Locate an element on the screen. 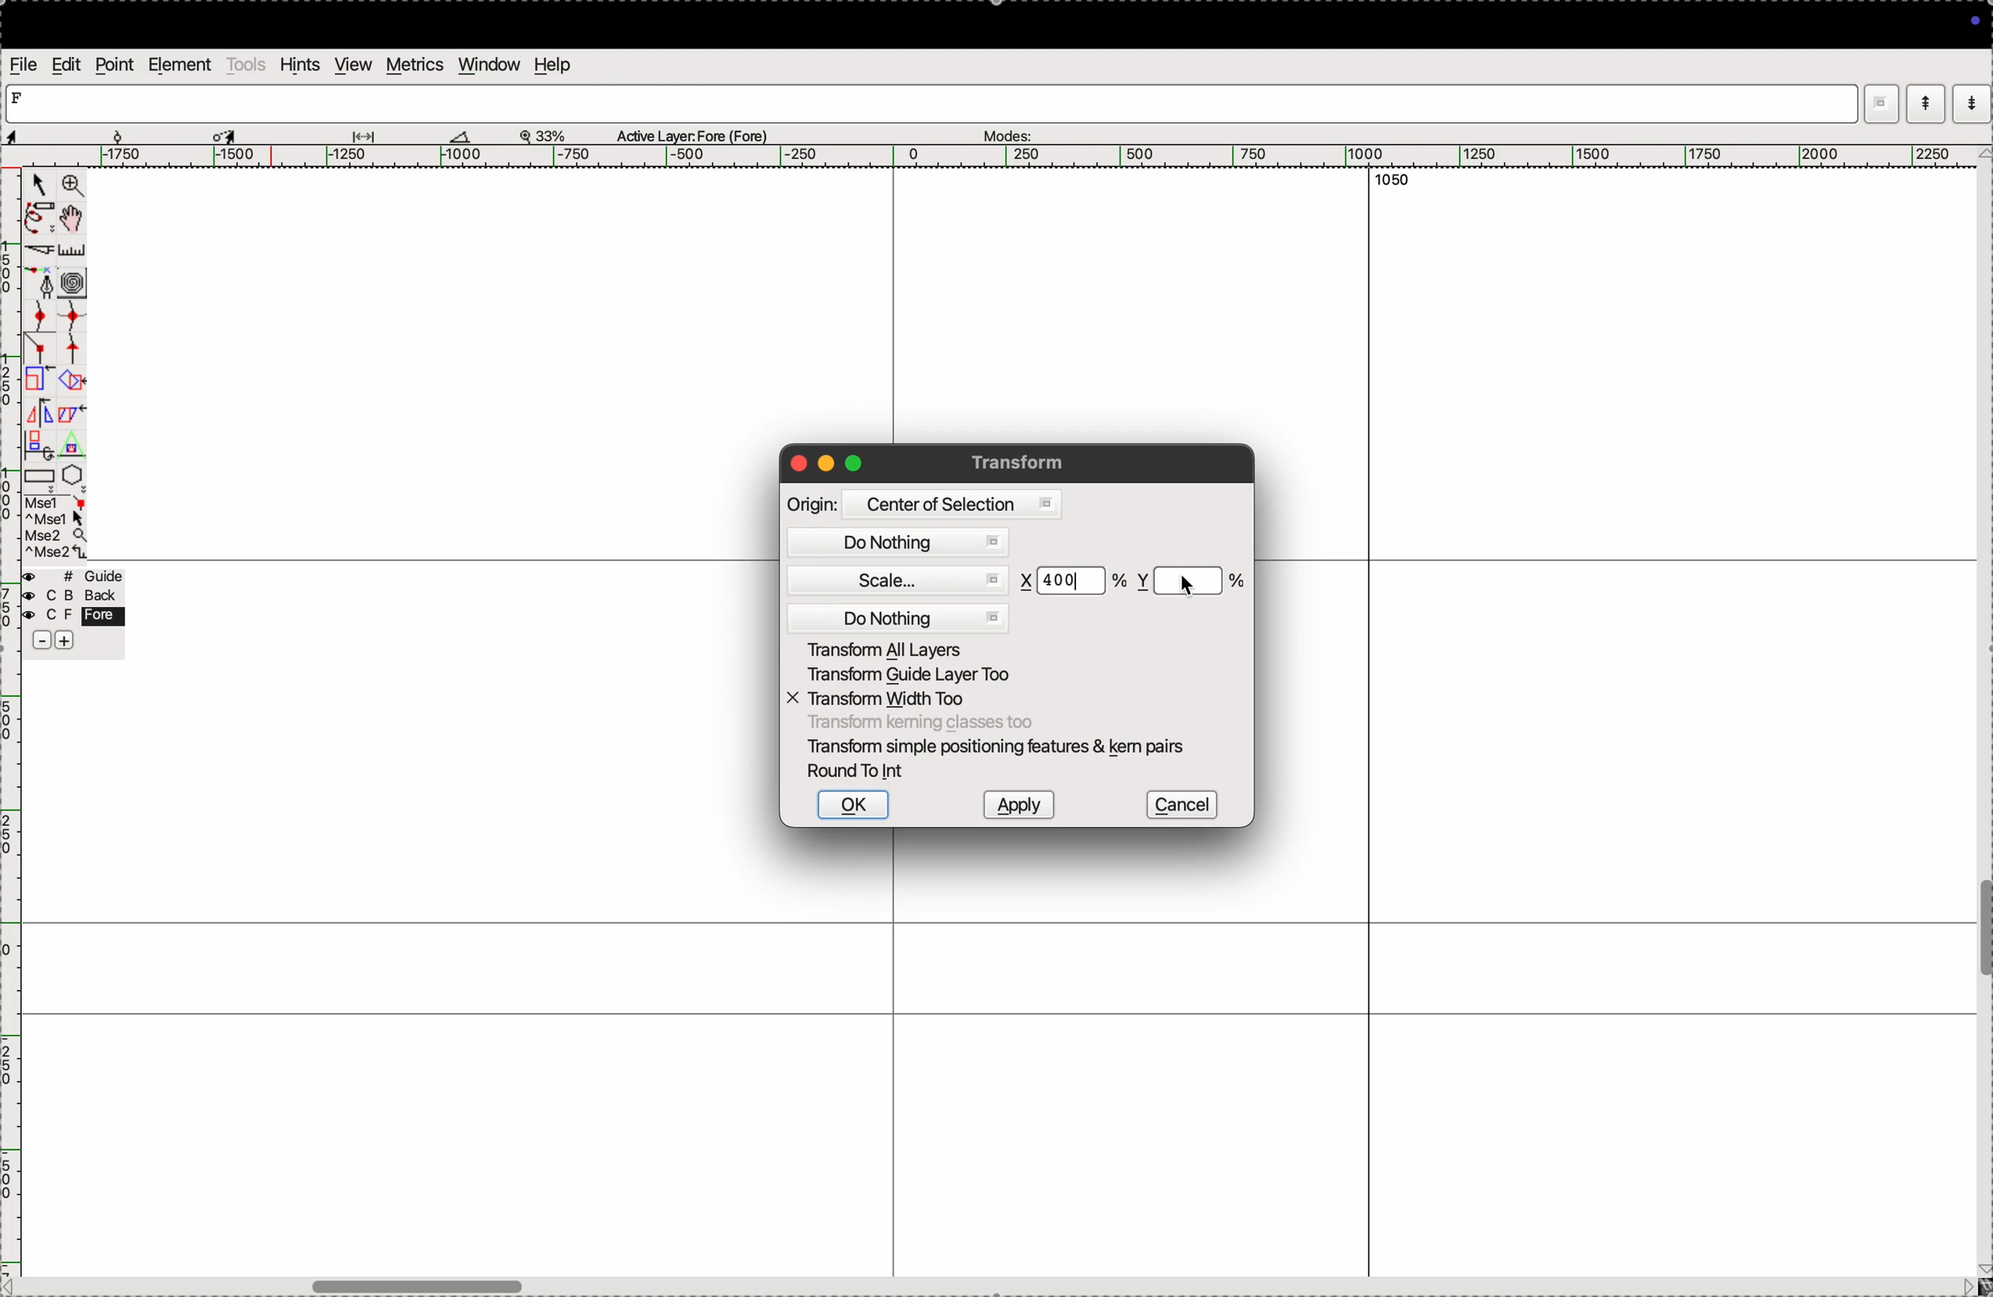  hints is located at coordinates (301, 64).